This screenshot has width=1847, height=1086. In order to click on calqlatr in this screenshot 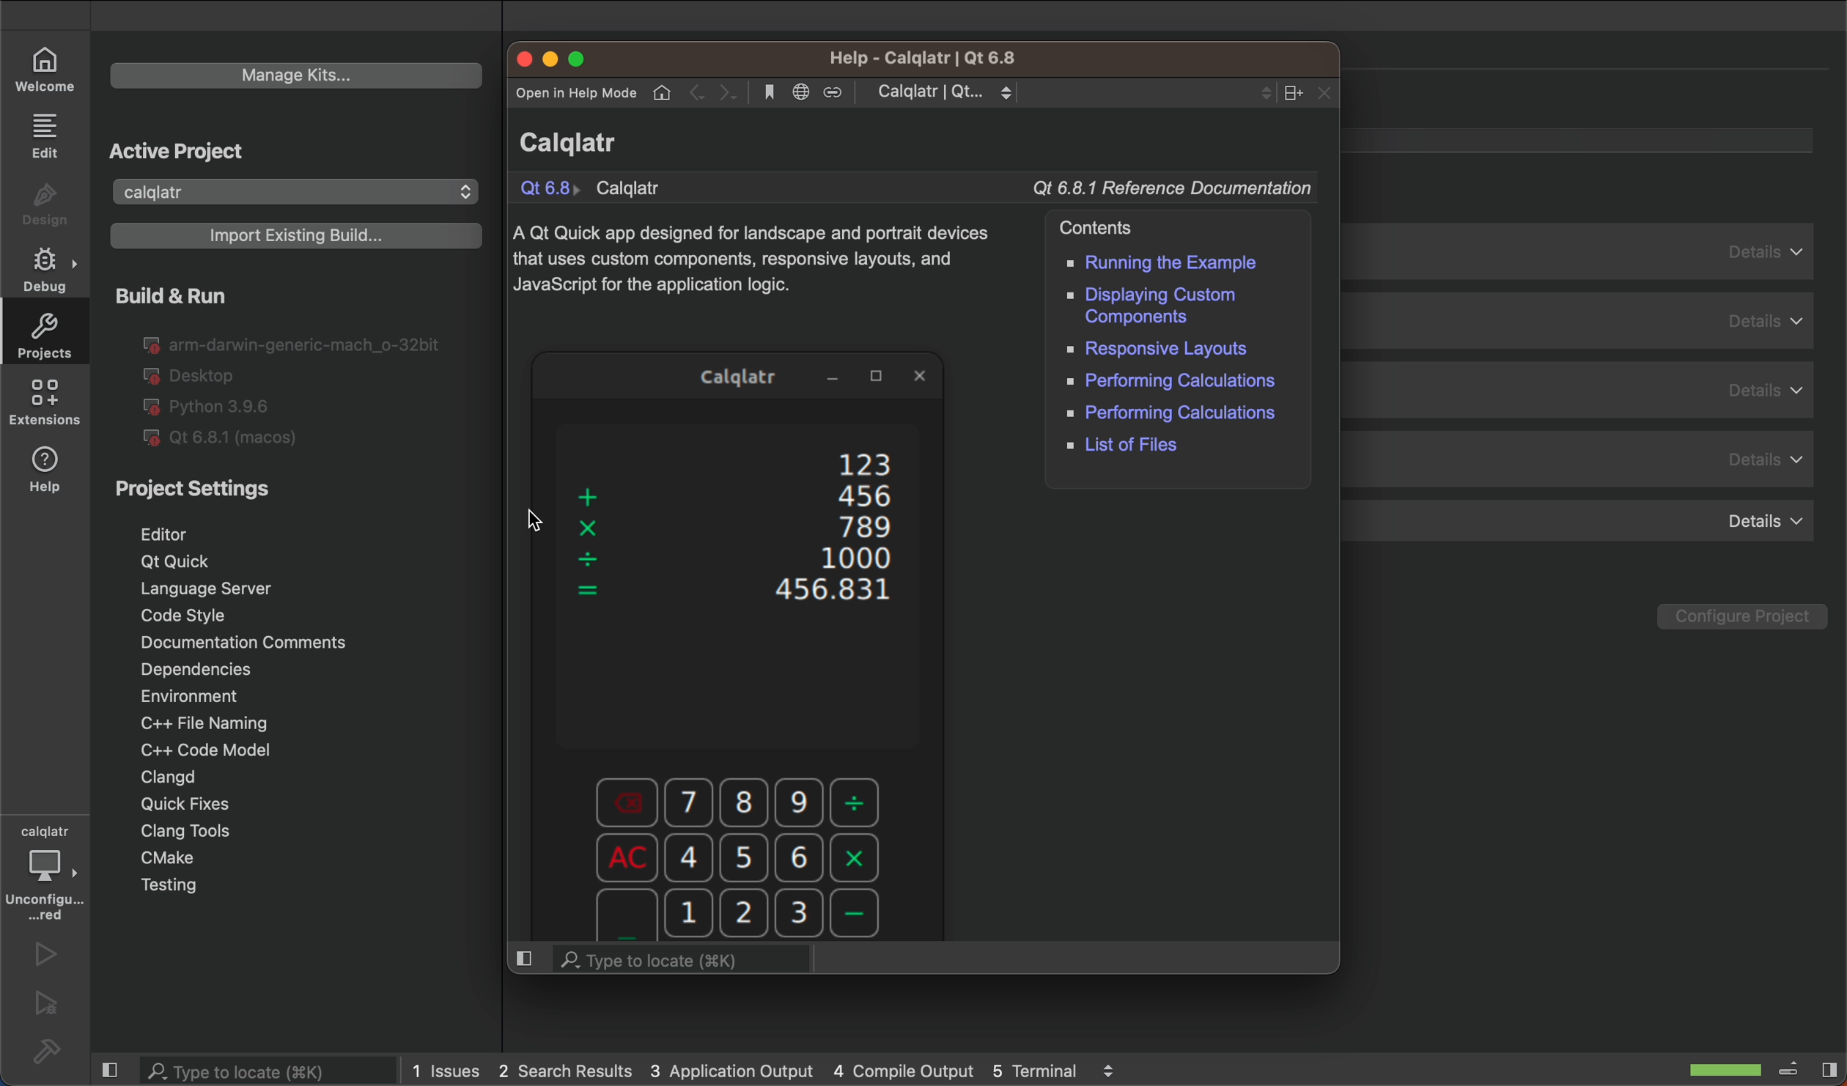, I will do `click(295, 192)`.